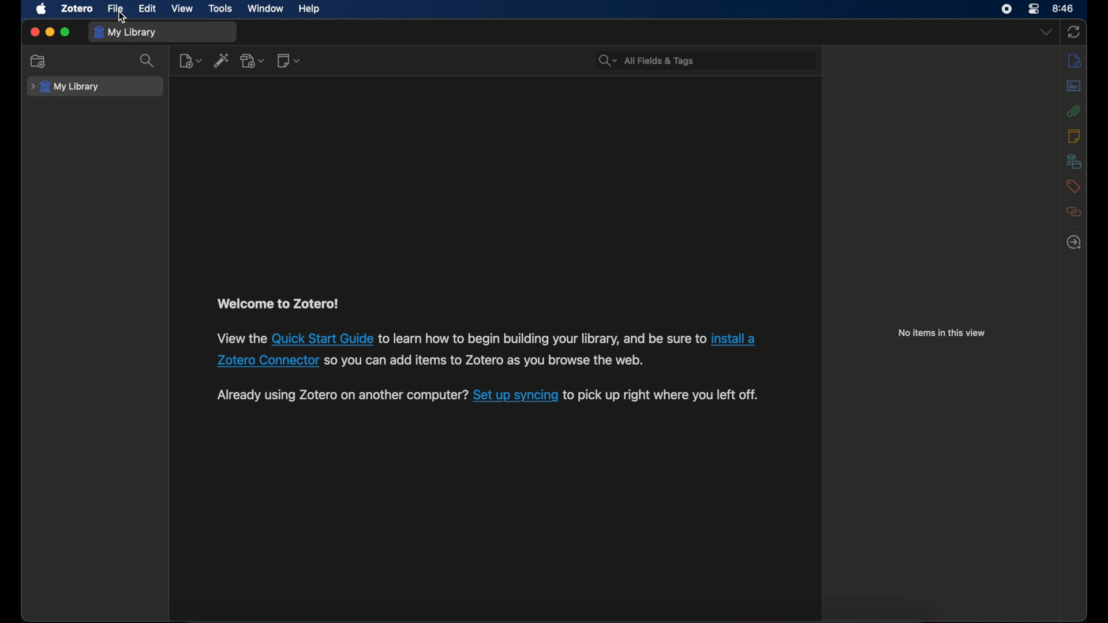 The height and width of the screenshot is (623, 1108). What do you see at coordinates (1007, 9) in the screenshot?
I see `screen recorder` at bounding box center [1007, 9].